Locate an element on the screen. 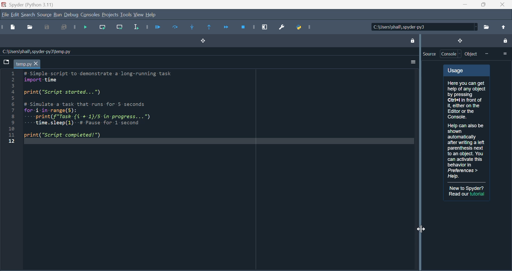 Image resolution: width=512 pixels, height=271 pixels. Tools is located at coordinates (126, 15).